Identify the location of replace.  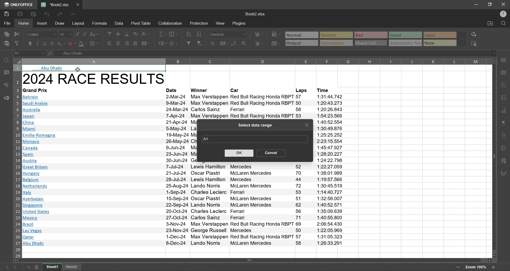
(476, 34).